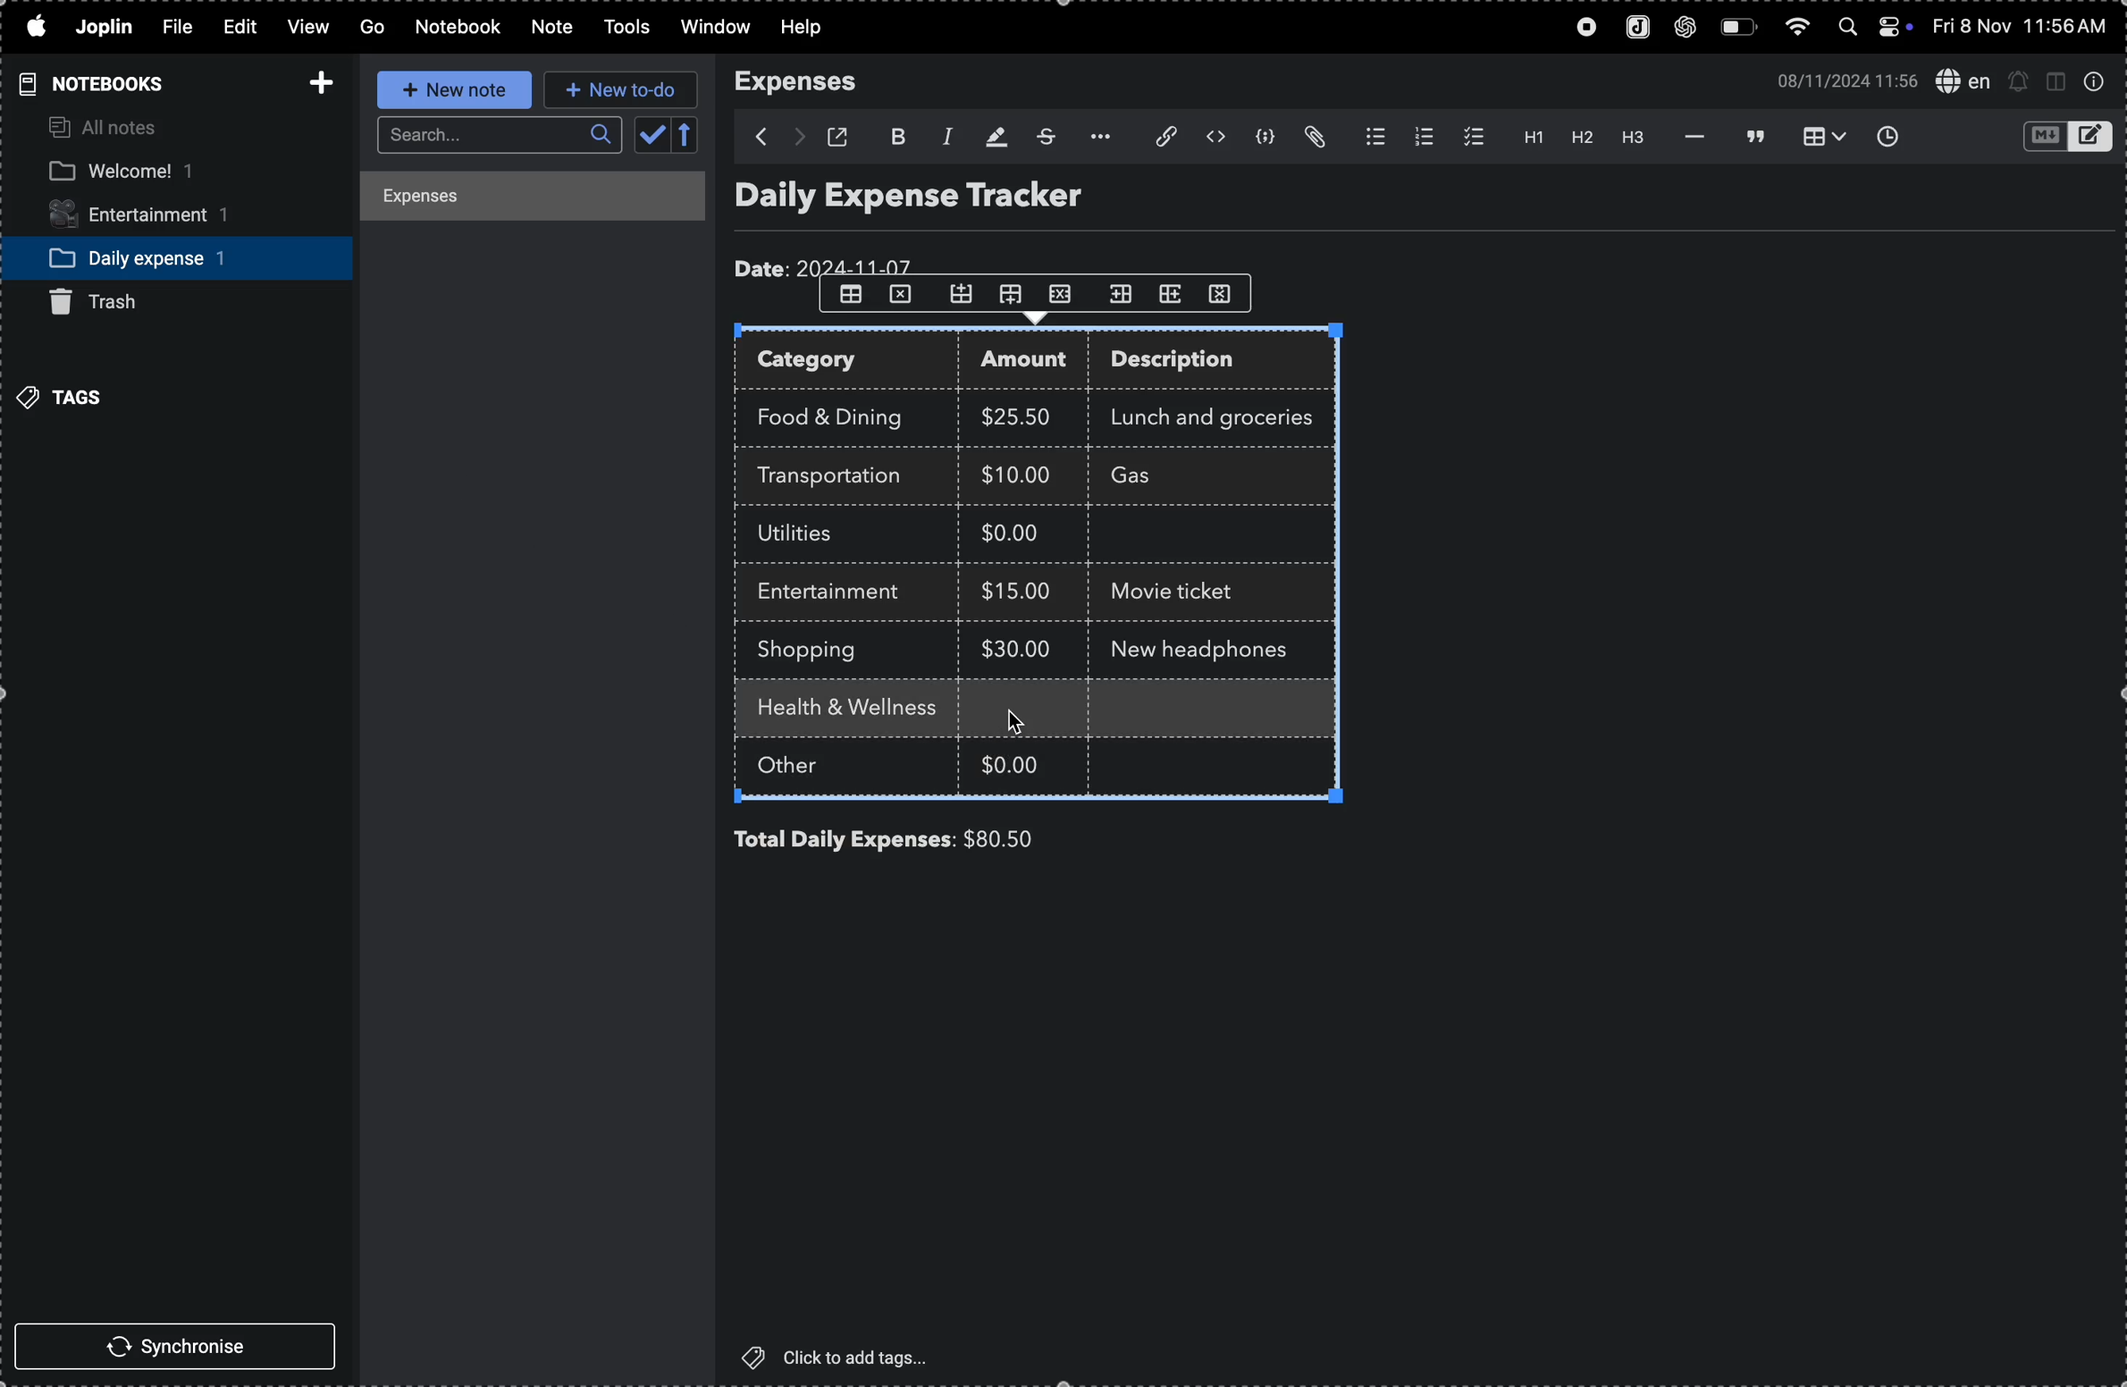 Image resolution: width=2127 pixels, height=1387 pixels. I want to click on open window, so click(844, 137).